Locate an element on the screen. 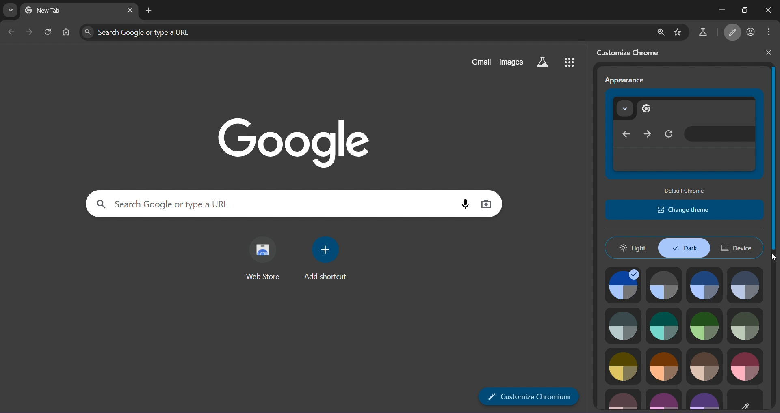 The width and height of the screenshot is (780, 413). theme is located at coordinates (747, 367).